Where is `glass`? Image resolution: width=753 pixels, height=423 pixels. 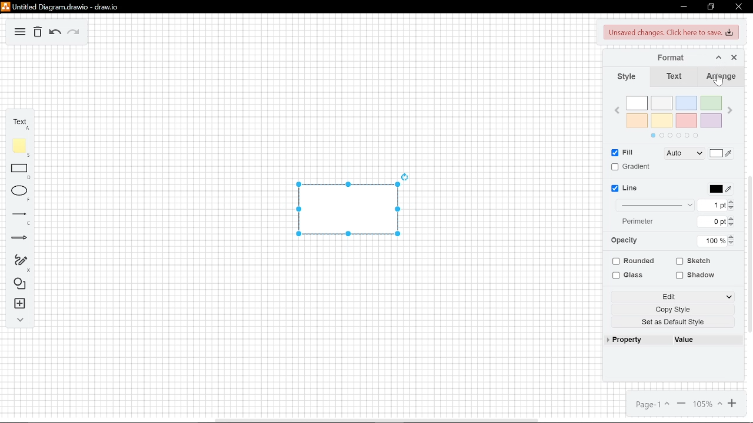
glass is located at coordinates (628, 276).